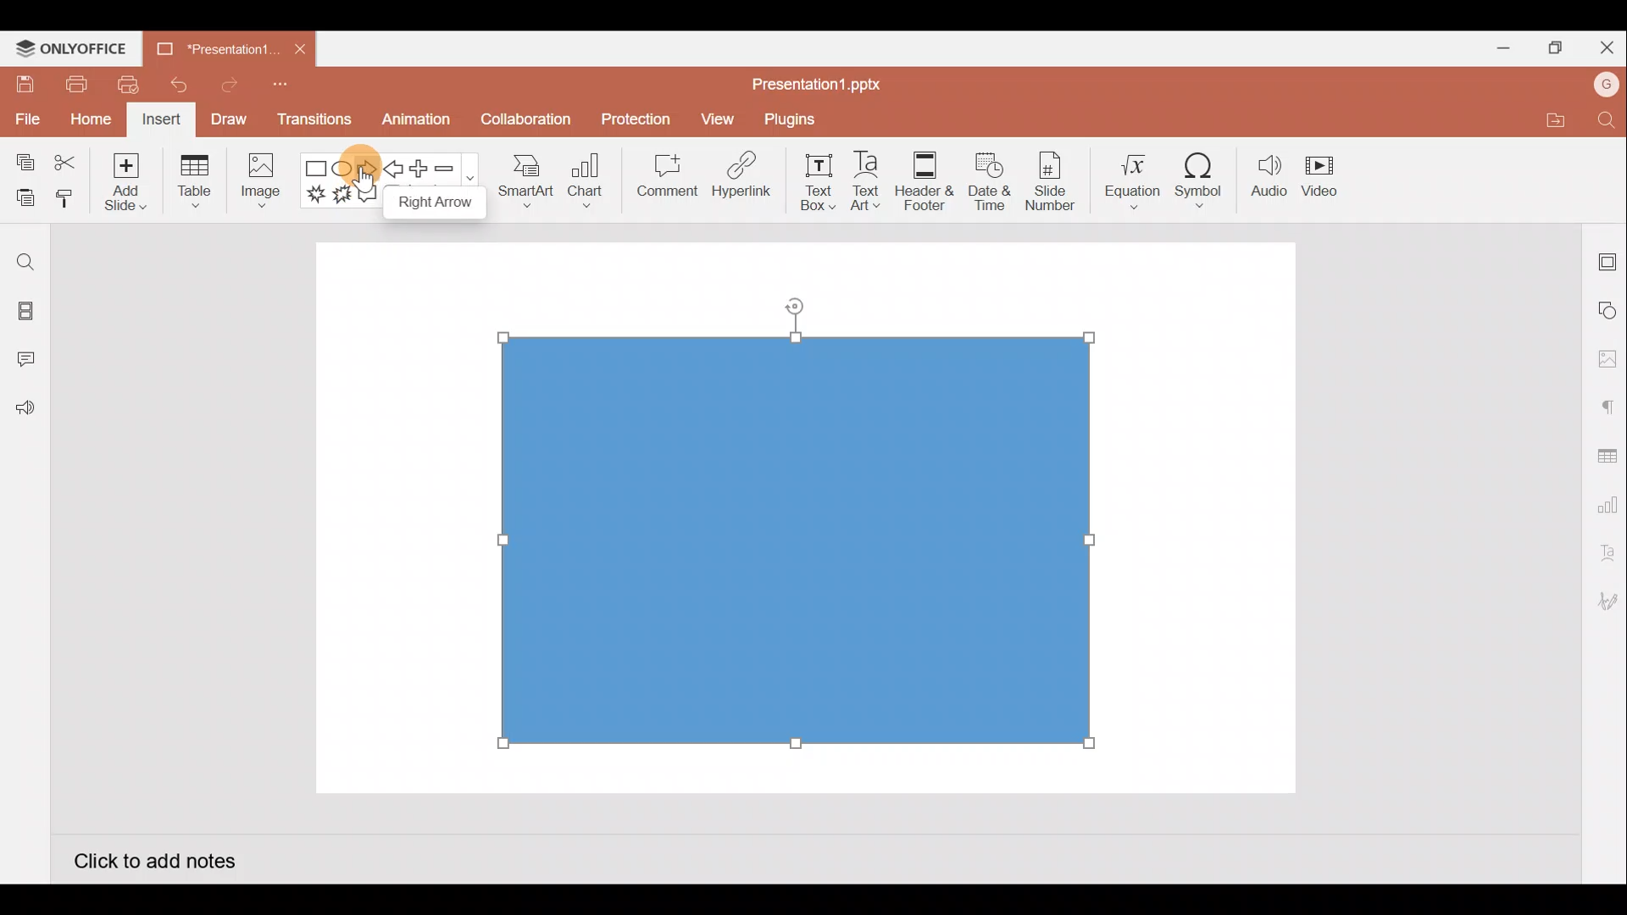 This screenshot has width=1627, height=915. What do you see at coordinates (1608, 258) in the screenshot?
I see `Slide settings` at bounding box center [1608, 258].